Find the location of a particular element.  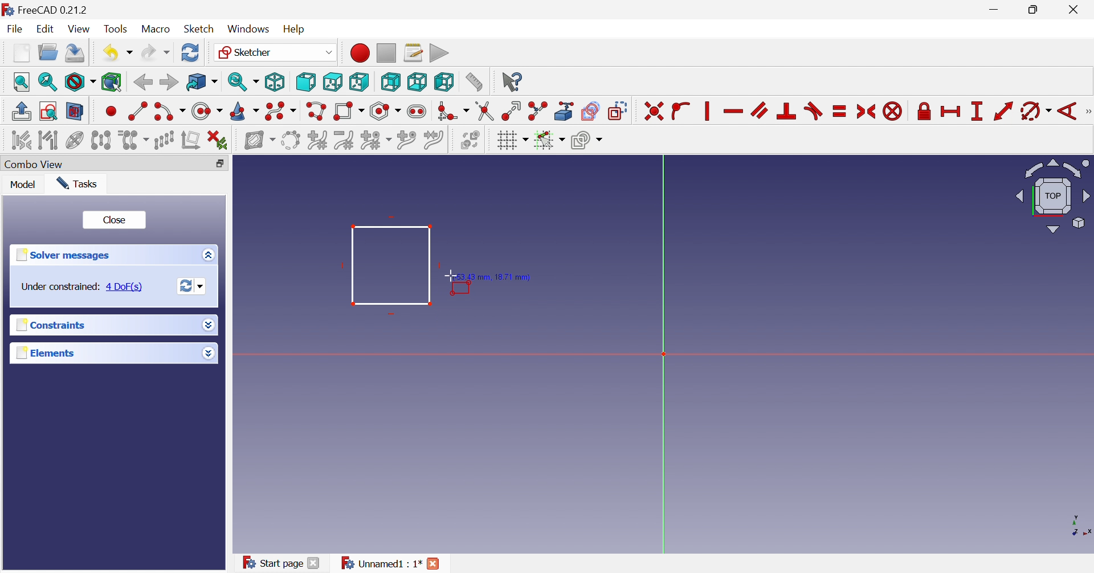

Insert knot is located at coordinates (407, 142).